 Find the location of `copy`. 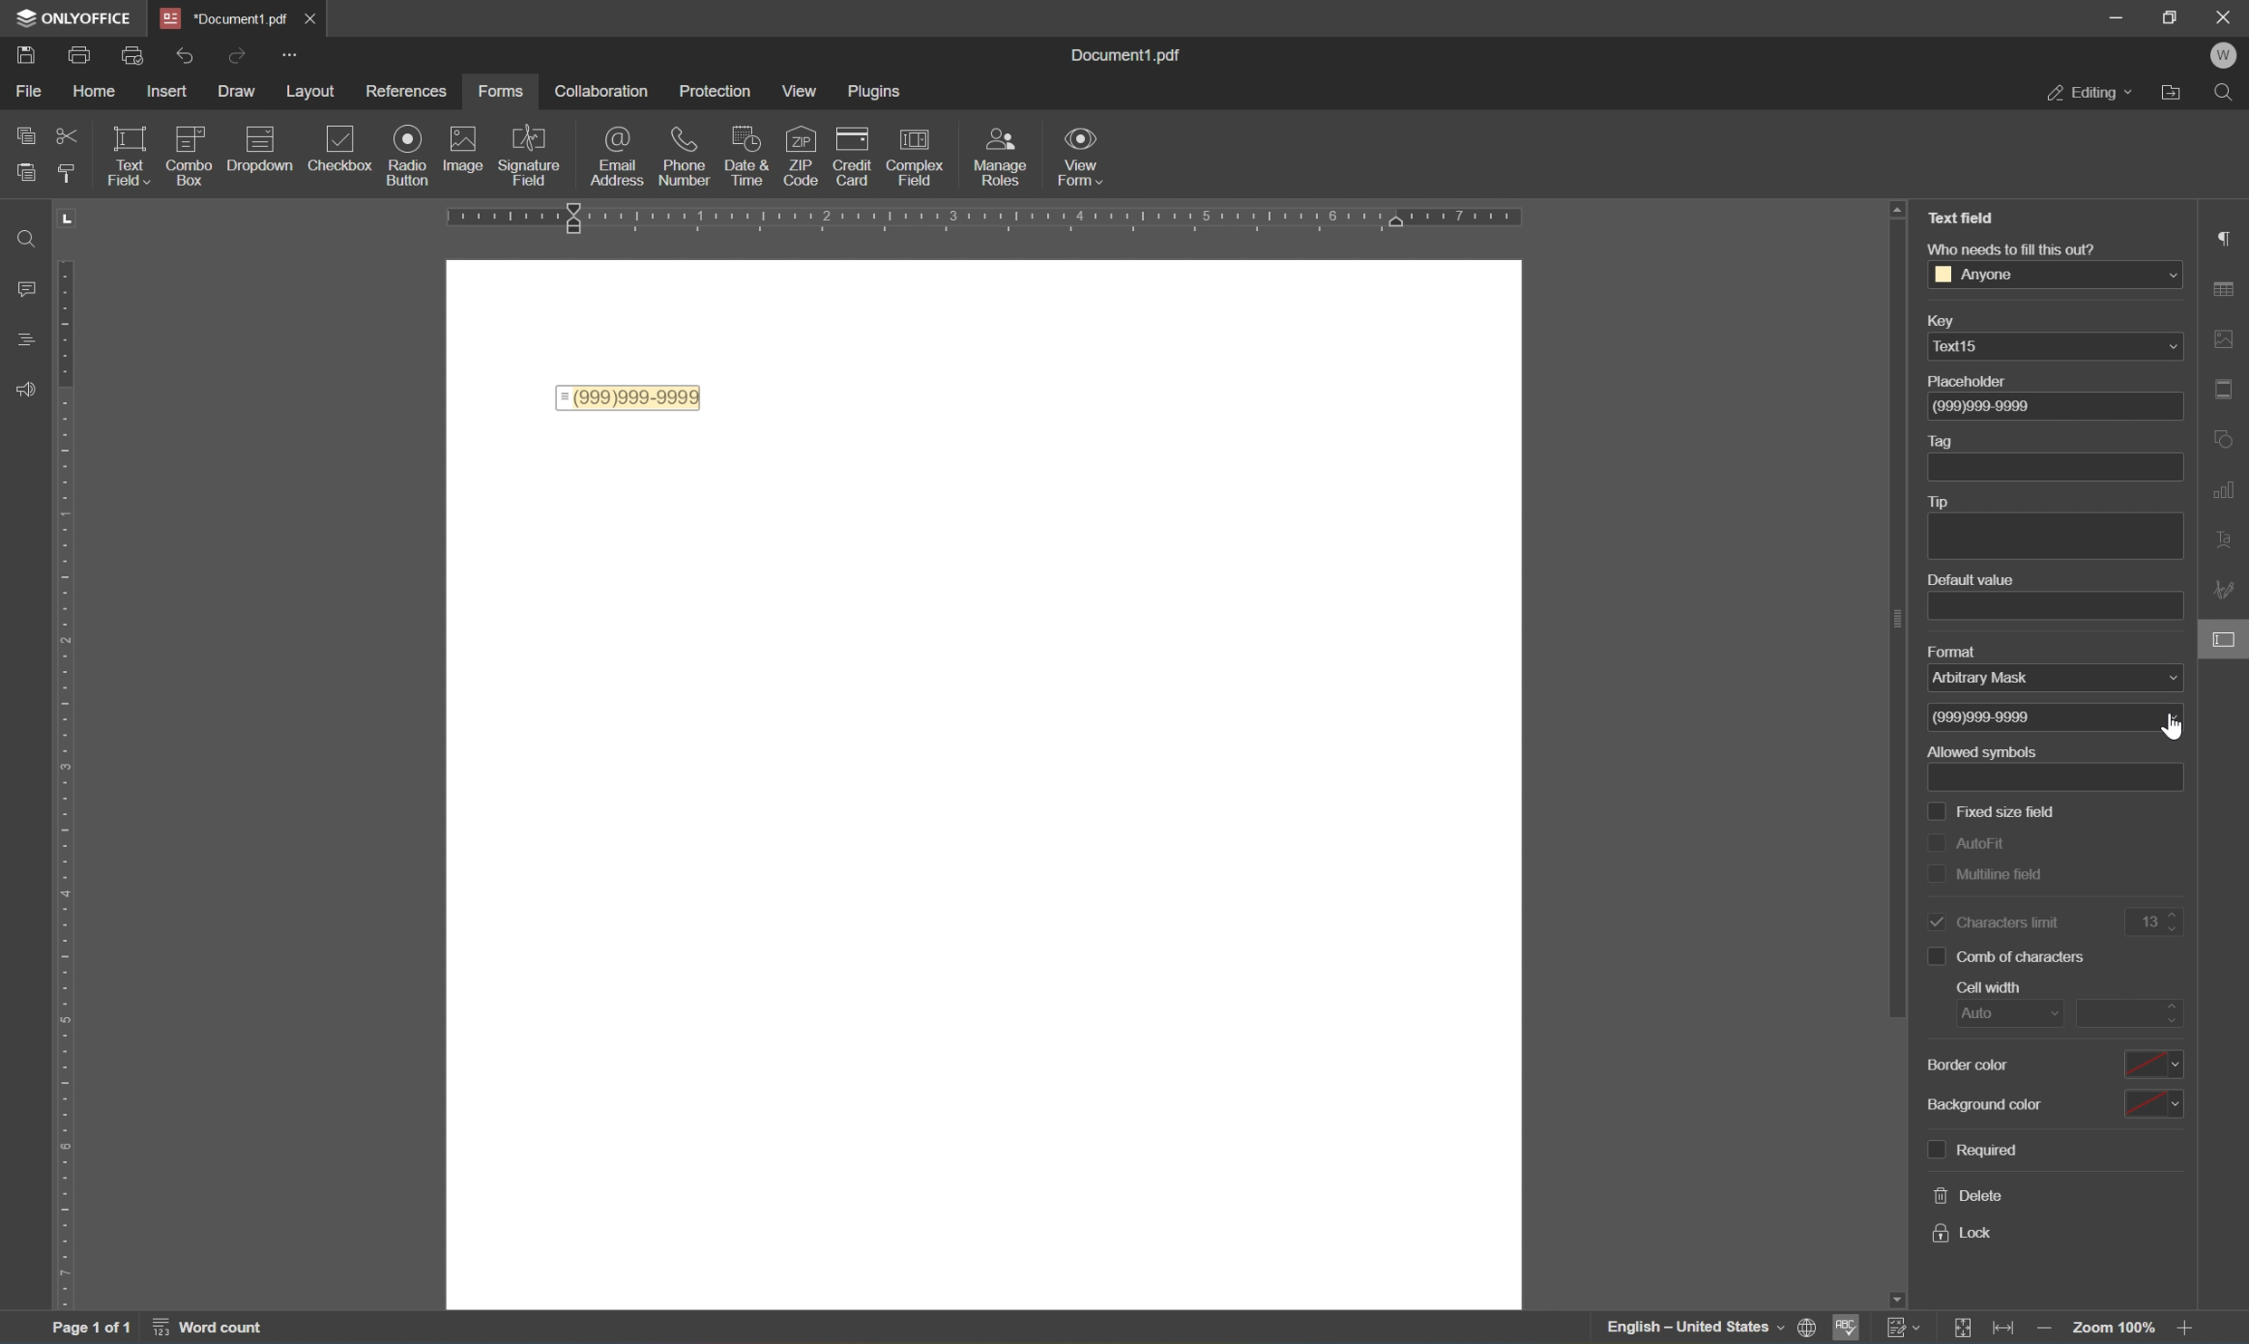

copy is located at coordinates (17, 134).